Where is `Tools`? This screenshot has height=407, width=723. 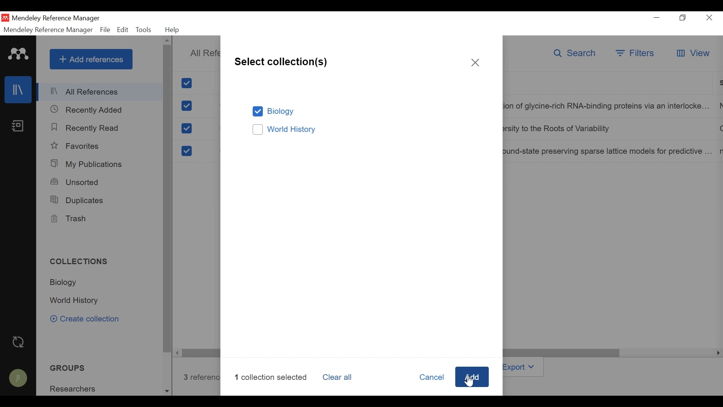
Tools is located at coordinates (144, 30).